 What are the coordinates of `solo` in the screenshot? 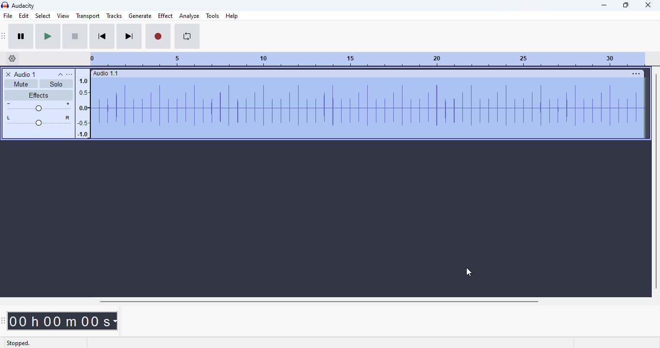 It's located at (57, 84).